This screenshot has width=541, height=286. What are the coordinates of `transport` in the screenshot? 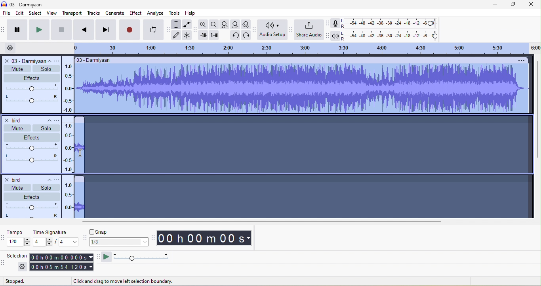 It's located at (70, 13).